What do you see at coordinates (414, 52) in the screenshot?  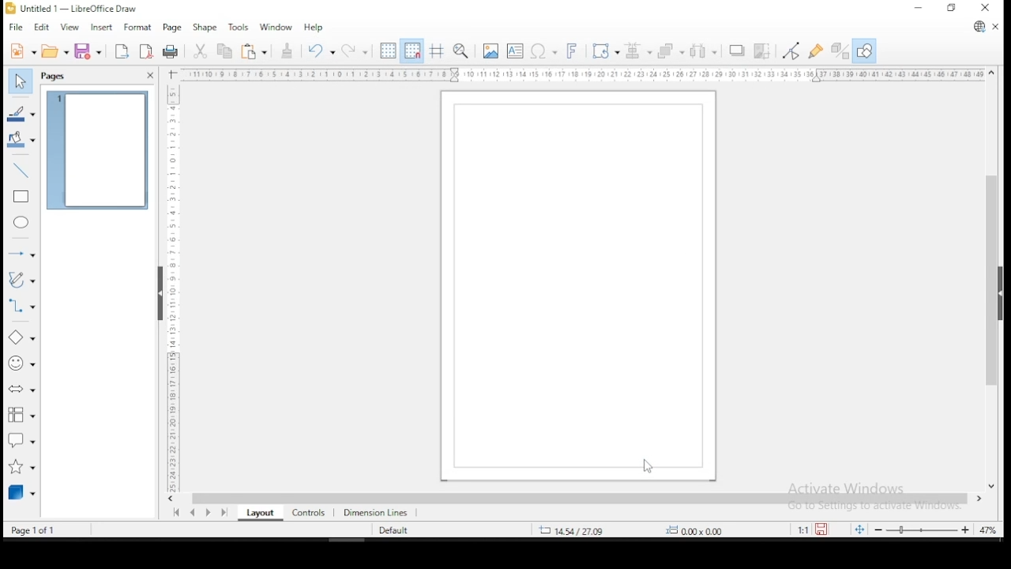 I see `snap to grids` at bounding box center [414, 52].